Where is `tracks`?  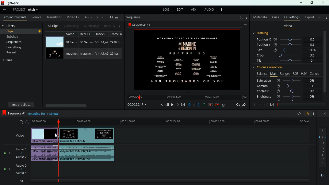 tracks is located at coordinates (102, 45).